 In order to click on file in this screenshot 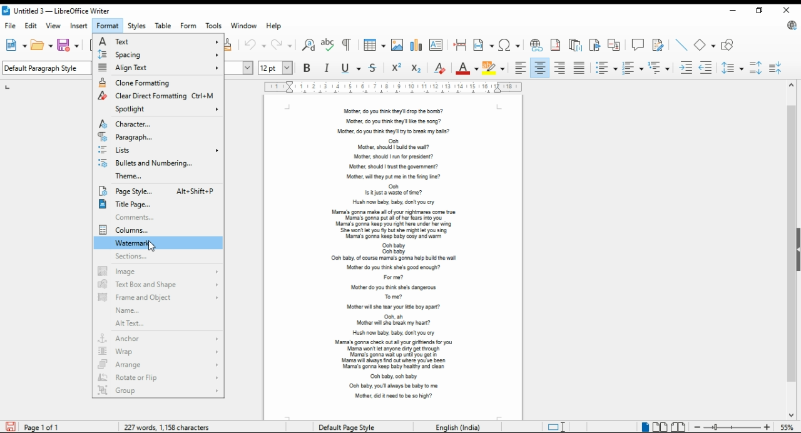, I will do `click(11, 27)`.